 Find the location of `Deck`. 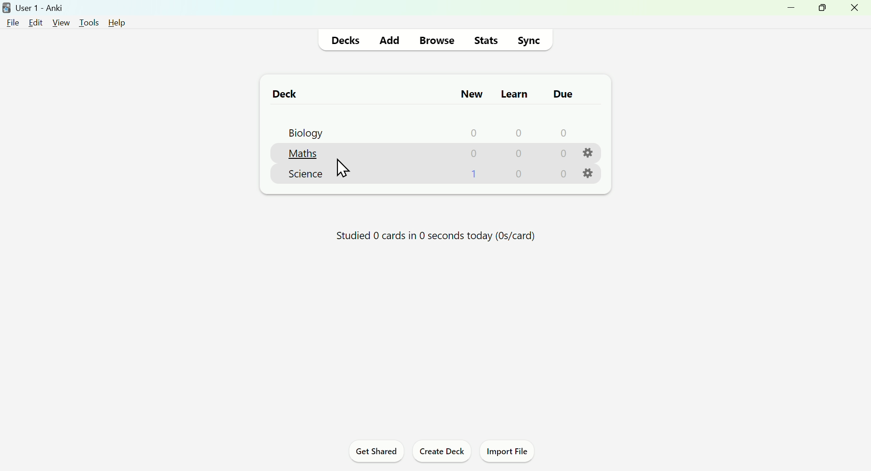

Deck is located at coordinates (280, 93).